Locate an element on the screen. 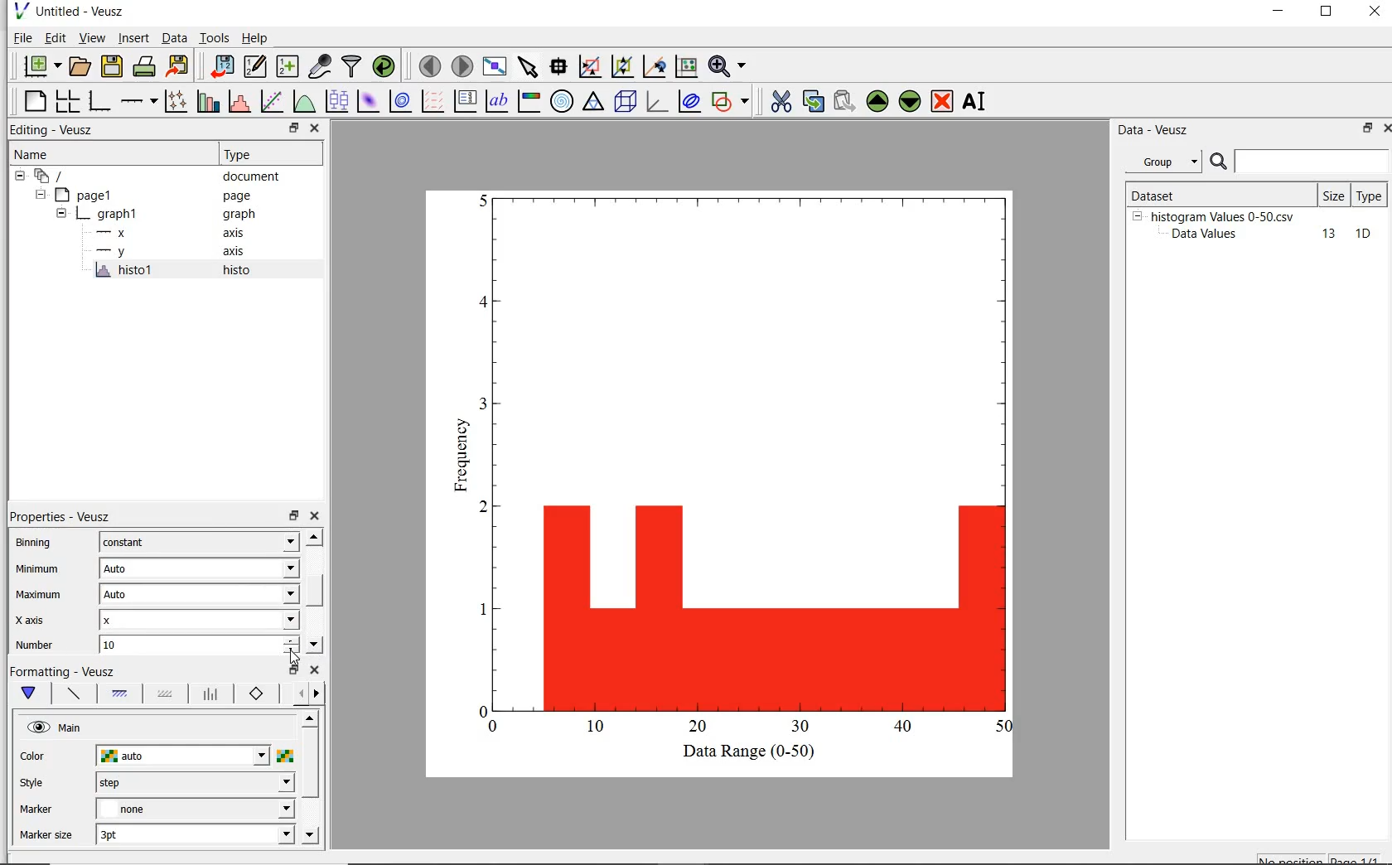 The width and height of the screenshot is (1392, 865). current document is located at coordinates (52, 176).